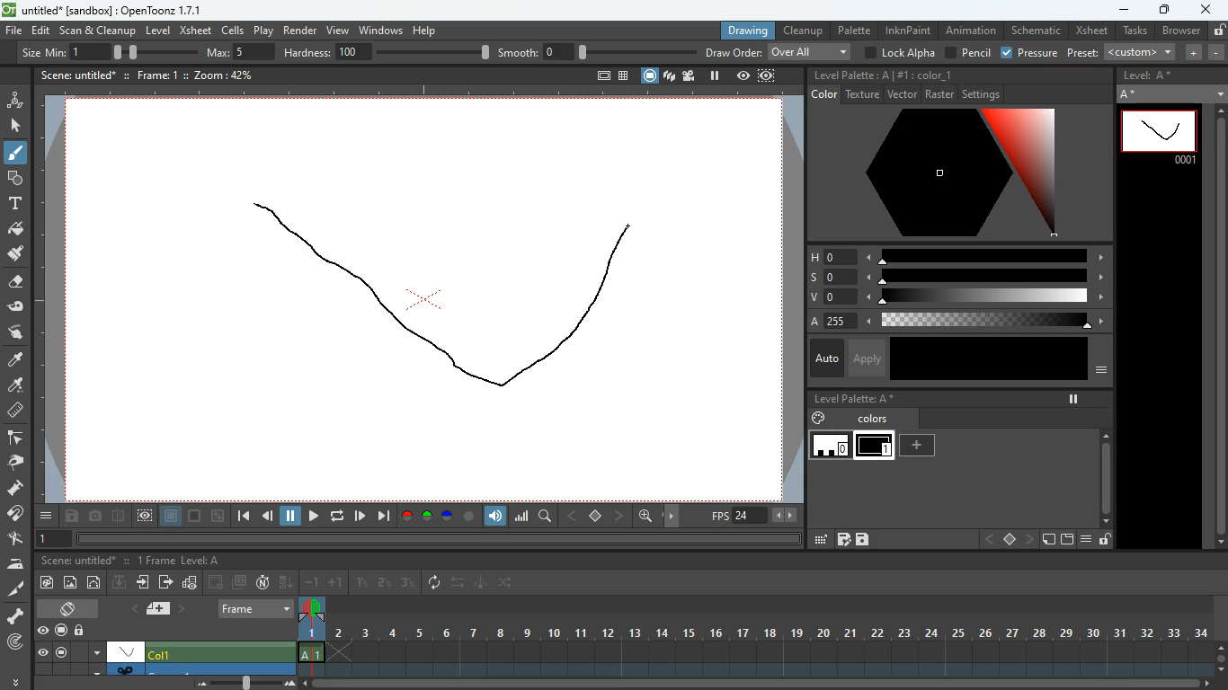 This screenshot has height=690, width=1228. I want to click on pick, so click(13, 463).